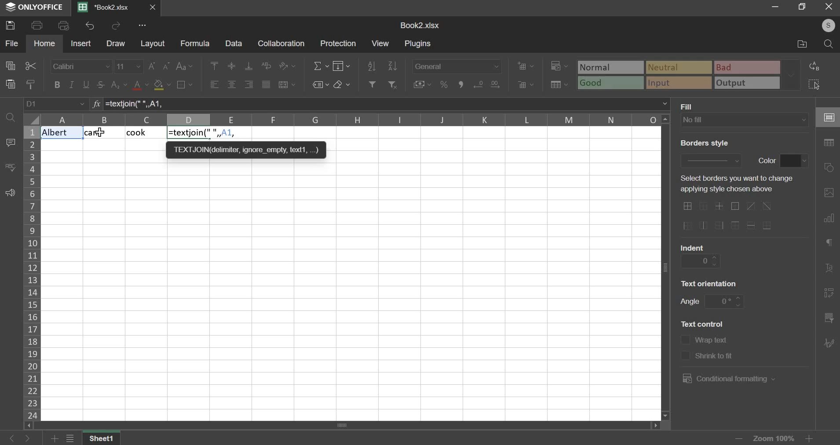 This screenshot has height=445, width=840. Describe the element at coordinates (266, 84) in the screenshot. I see `justified` at that location.